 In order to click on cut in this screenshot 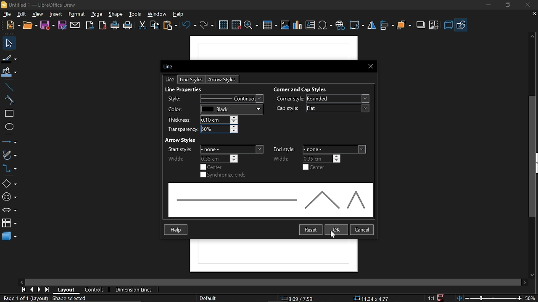, I will do `click(142, 26)`.